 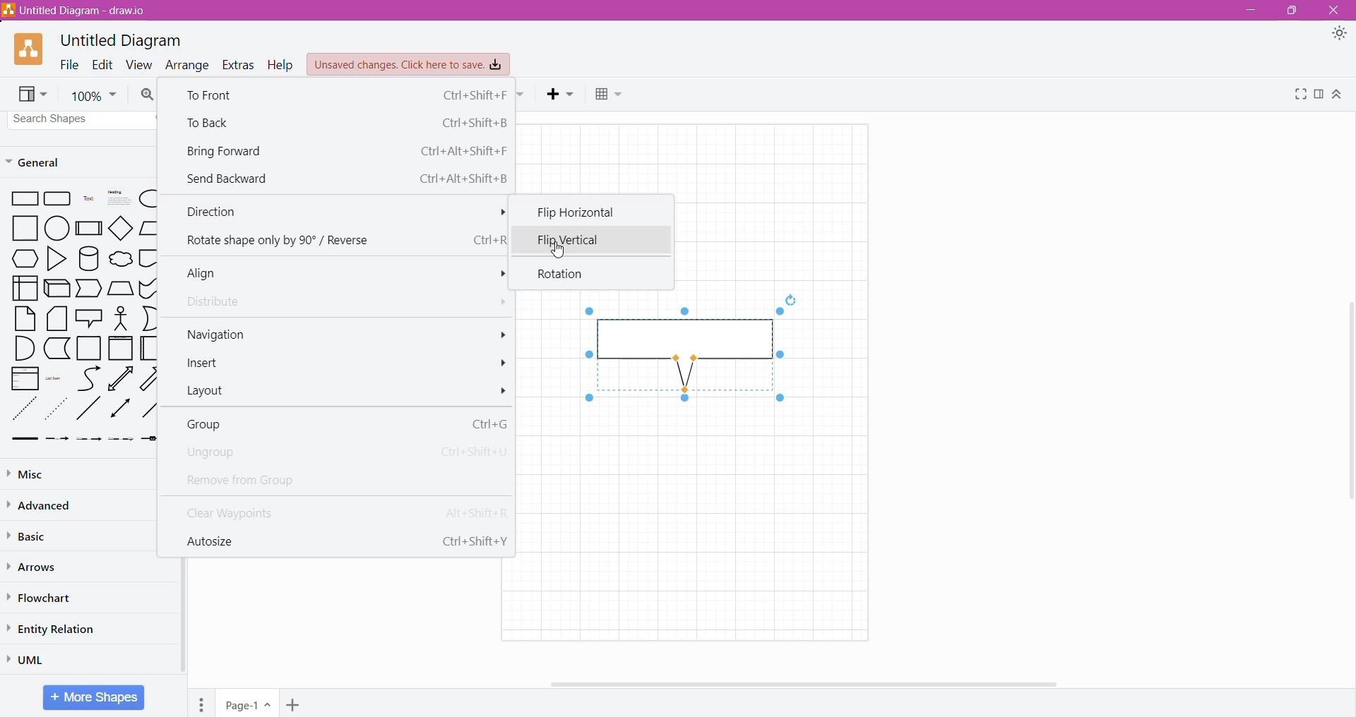 I want to click on Upward Arrow, so click(x=121, y=378).